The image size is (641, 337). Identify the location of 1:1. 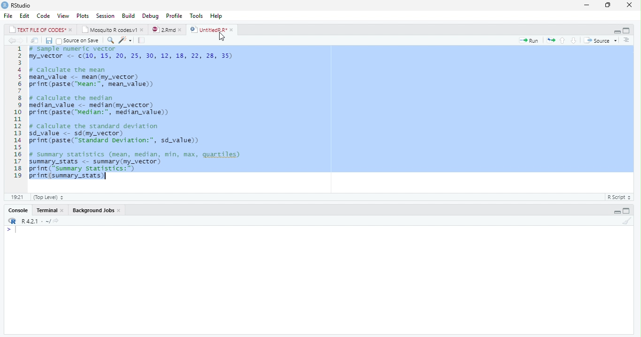
(16, 197).